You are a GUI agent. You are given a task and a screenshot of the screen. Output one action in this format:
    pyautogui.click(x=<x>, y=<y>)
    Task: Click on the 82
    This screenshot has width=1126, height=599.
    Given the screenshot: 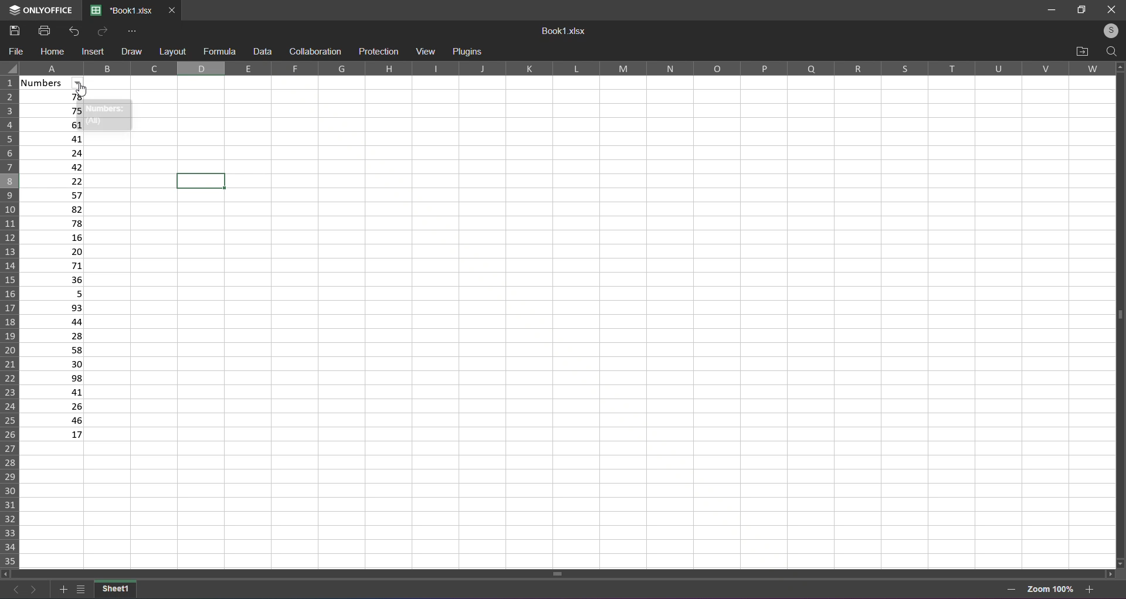 What is the action you would take?
    pyautogui.click(x=55, y=209)
    